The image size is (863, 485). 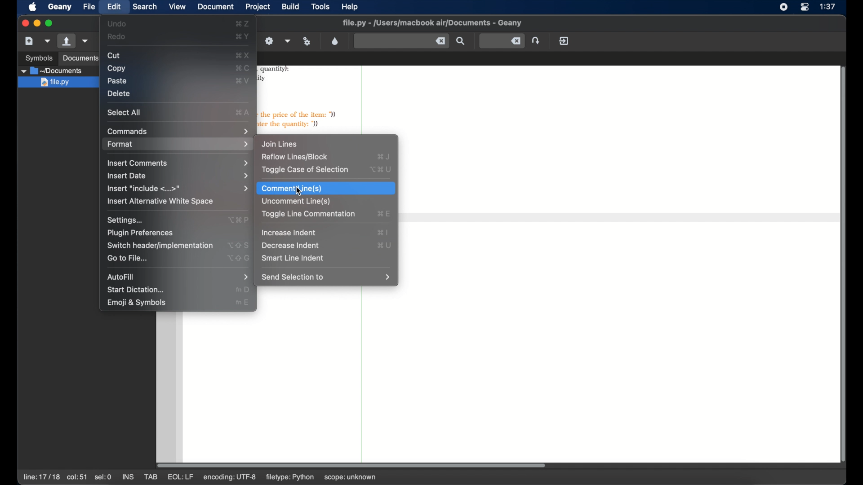 What do you see at coordinates (301, 192) in the screenshot?
I see `cursor` at bounding box center [301, 192].